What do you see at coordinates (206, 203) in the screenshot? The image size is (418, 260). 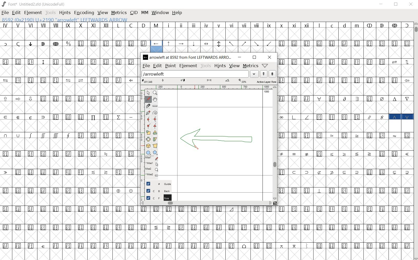 I see `scrollbar` at bounding box center [206, 203].